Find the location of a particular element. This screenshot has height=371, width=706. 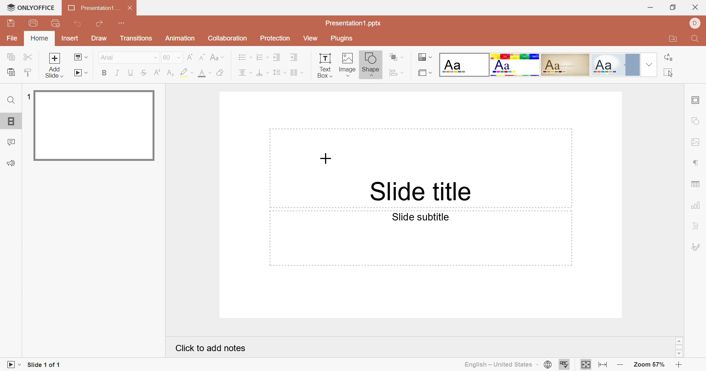

Insert shape is located at coordinates (396, 72).